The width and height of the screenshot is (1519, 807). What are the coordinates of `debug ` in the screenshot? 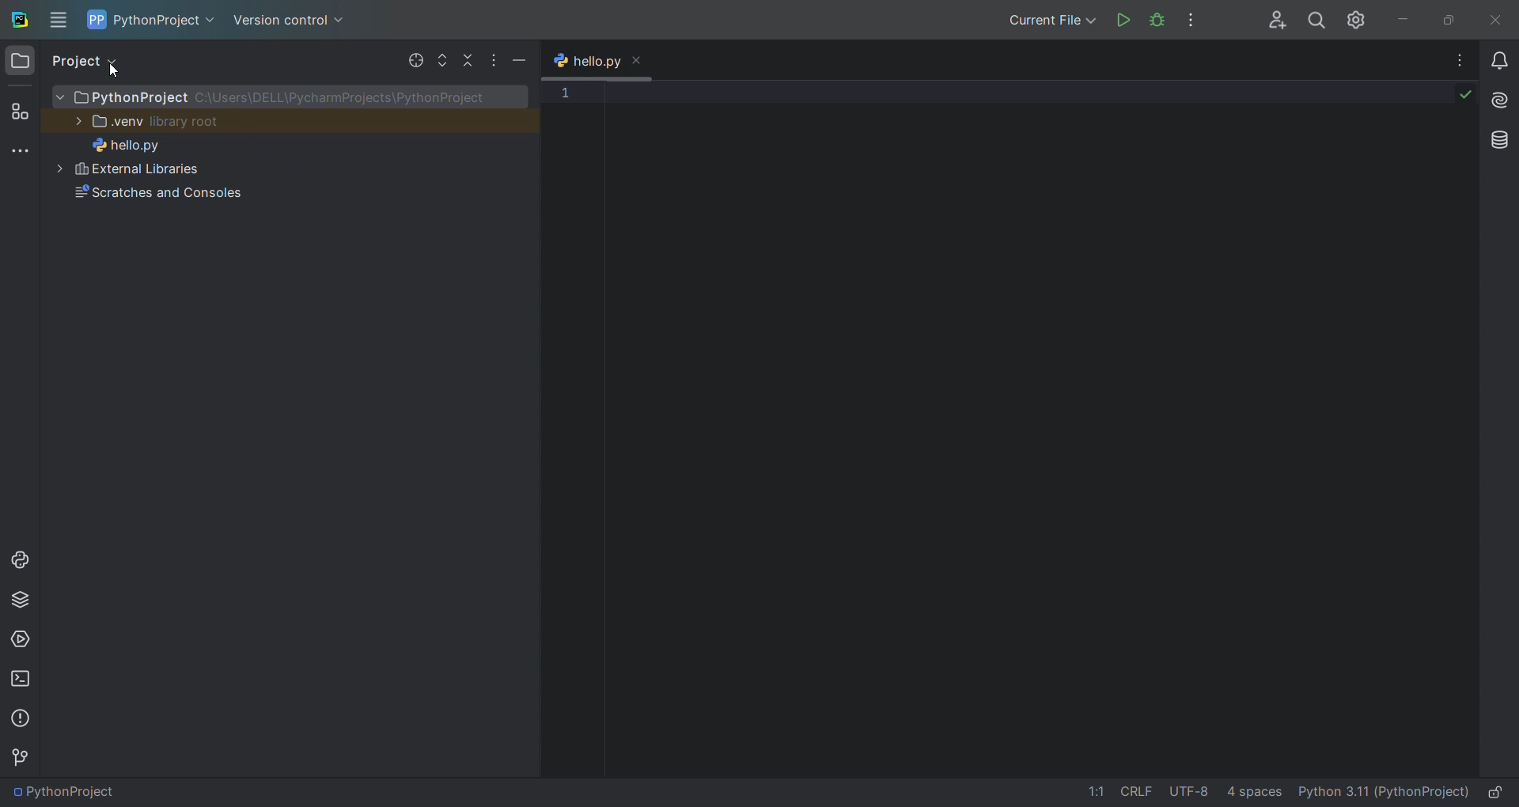 It's located at (1157, 19).